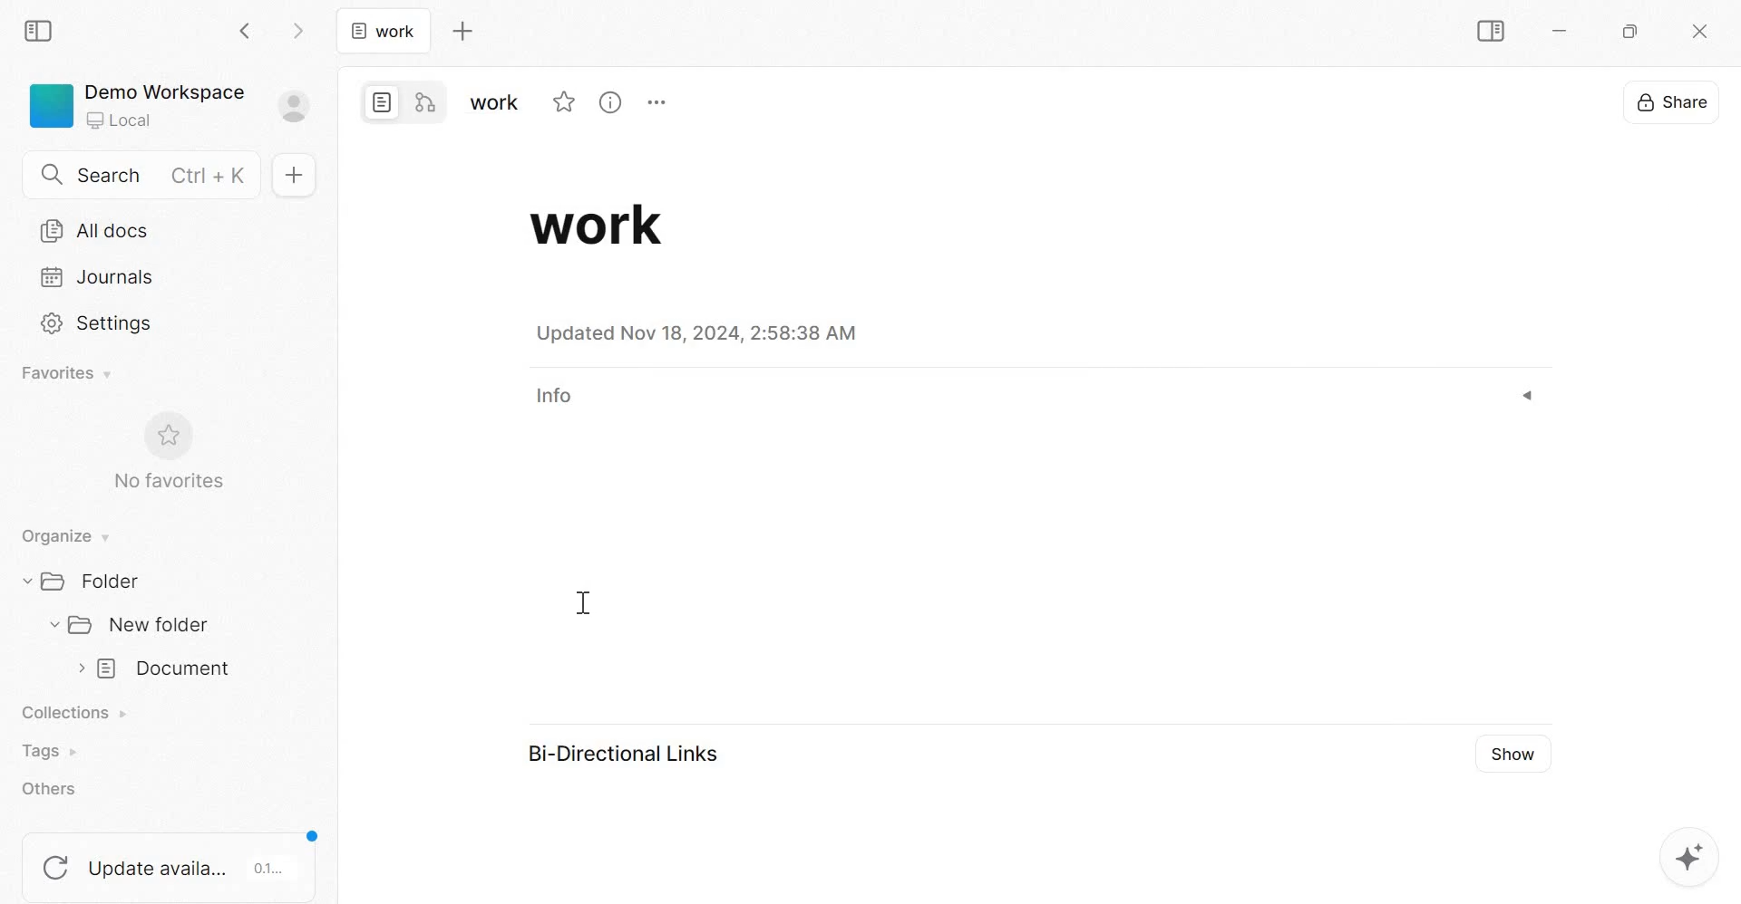  I want to click on No favorites, so click(166, 451).